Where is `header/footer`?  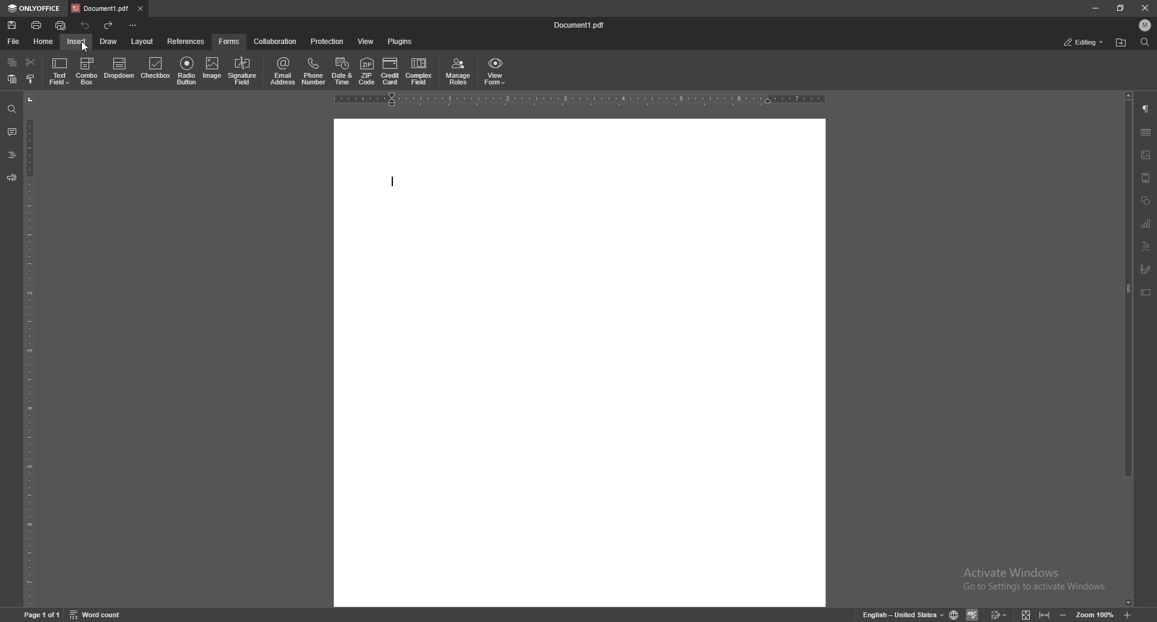 header/footer is located at coordinates (1147, 178).